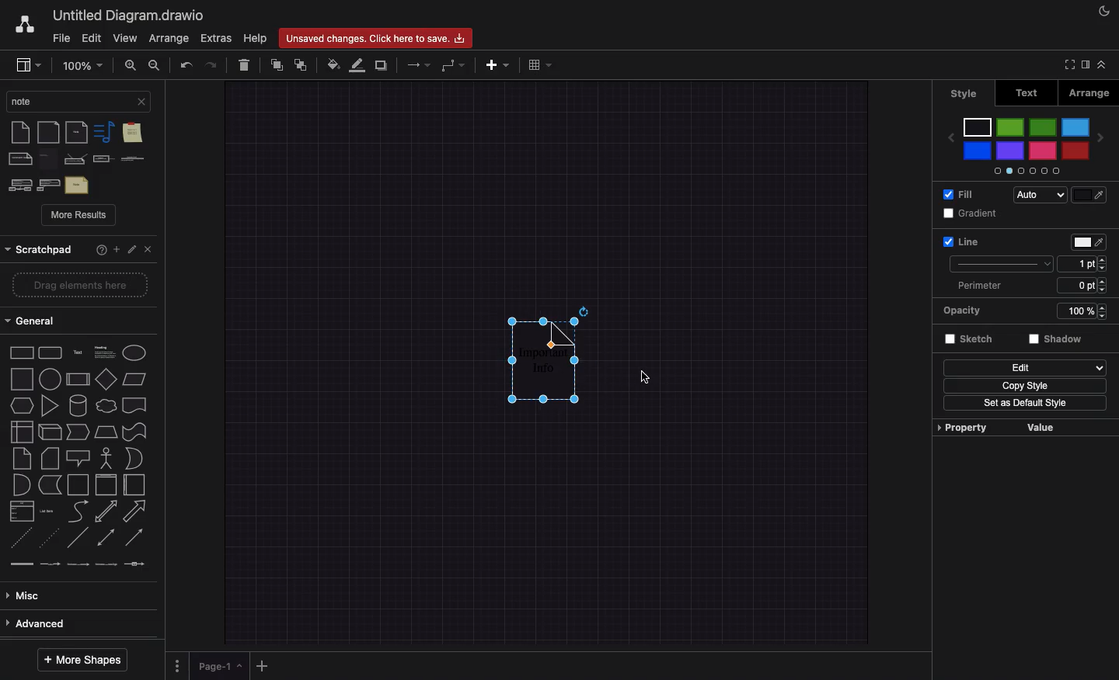 The height and width of the screenshot is (680, 1119). What do you see at coordinates (108, 571) in the screenshot?
I see `connector with 3 label` at bounding box center [108, 571].